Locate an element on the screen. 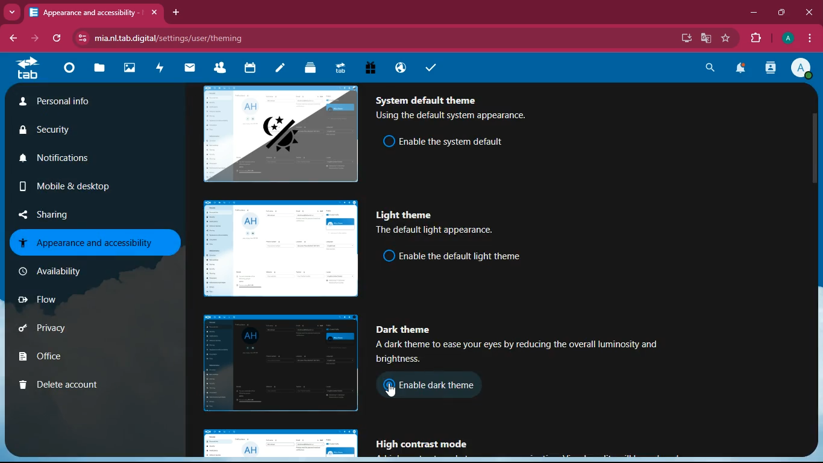 The image size is (823, 463). activity is located at coordinates (160, 68).